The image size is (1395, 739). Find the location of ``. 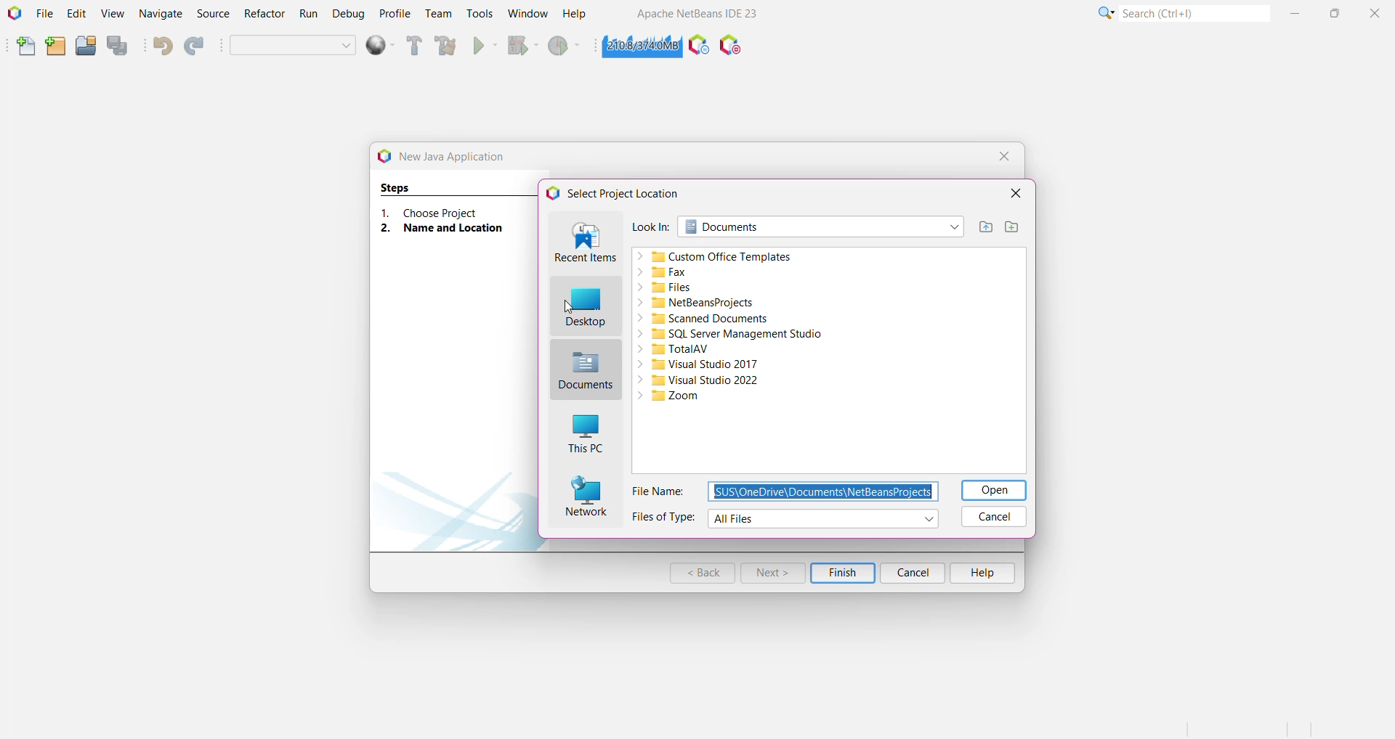

 is located at coordinates (583, 370).